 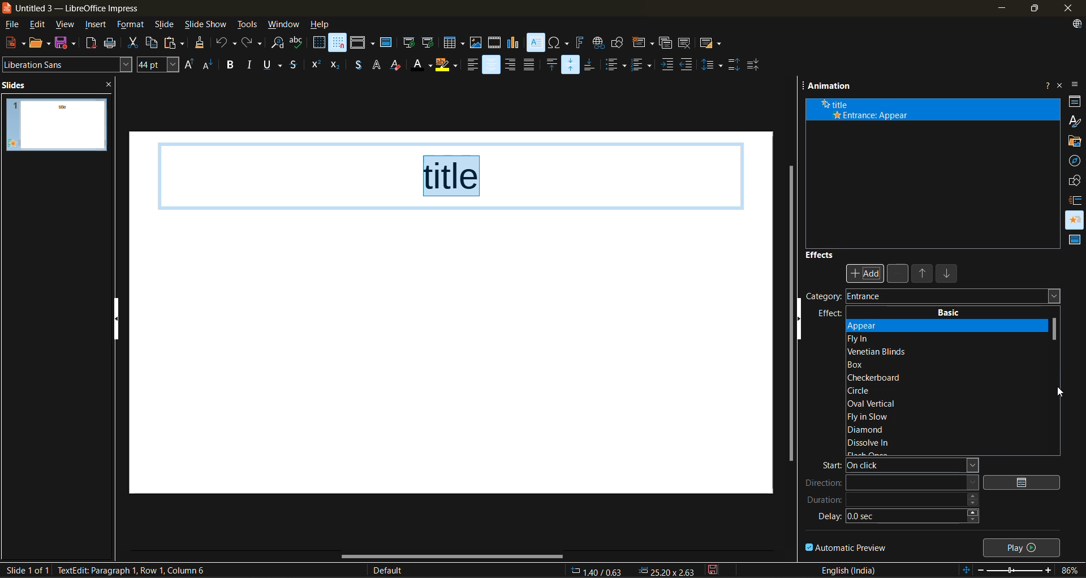 What do you see at coordinates (363, 42) in the screenshot?
I see `display views` at bounding box center [363, 42].